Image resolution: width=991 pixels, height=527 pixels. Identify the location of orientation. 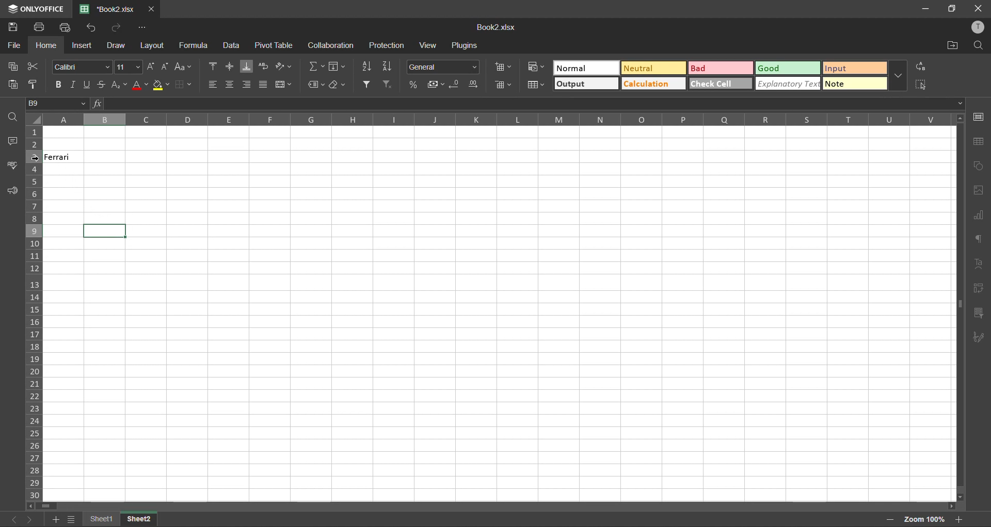
(287, 65).